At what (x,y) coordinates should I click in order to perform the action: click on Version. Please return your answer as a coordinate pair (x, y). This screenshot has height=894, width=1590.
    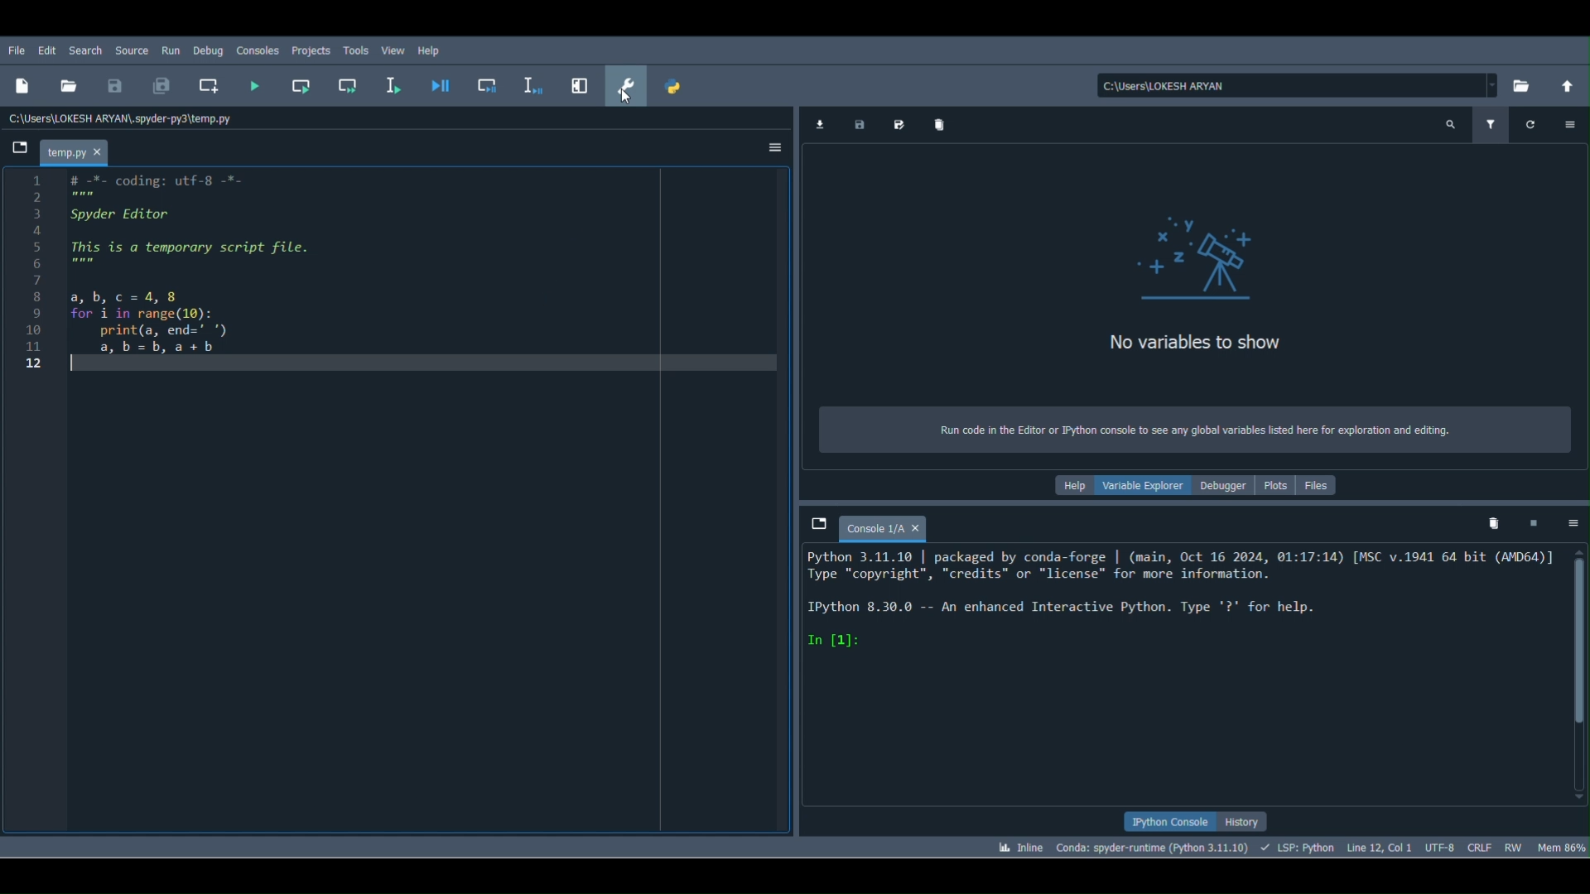
    Looking at the image, I should click on (1154, 845).